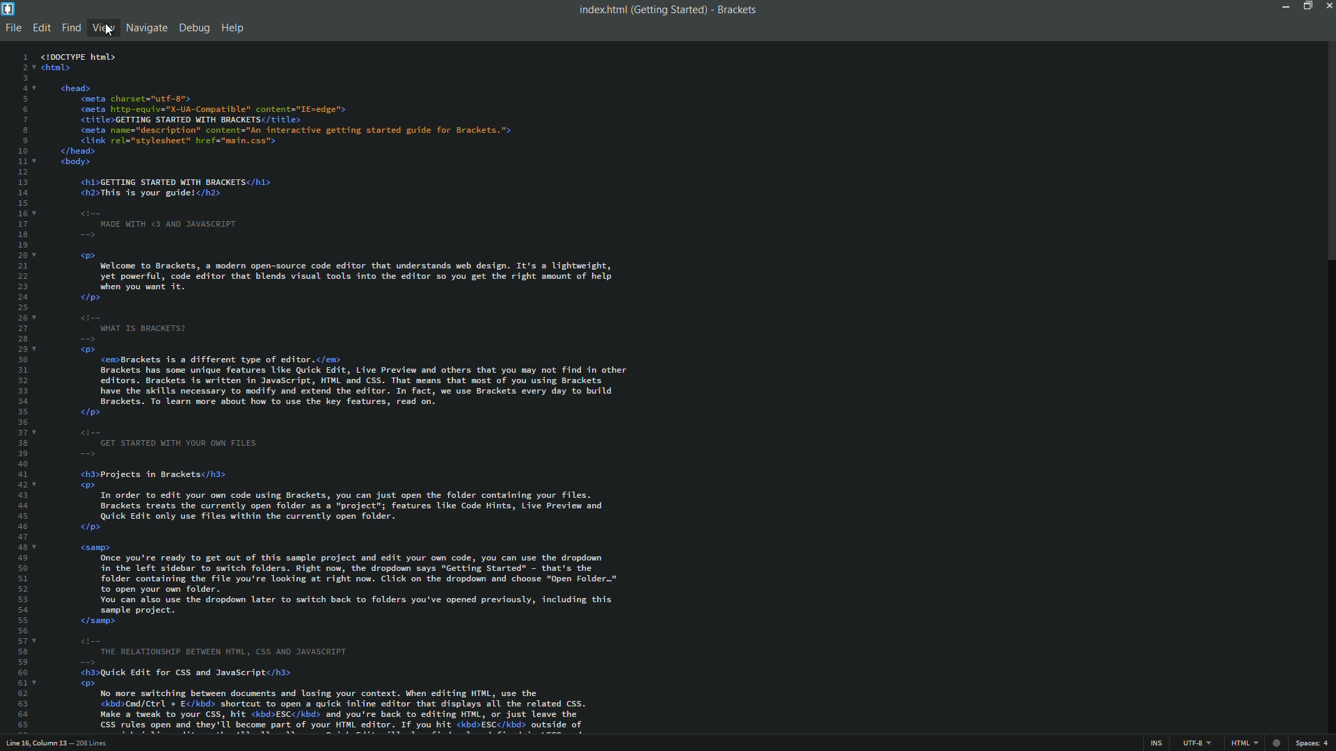 This screenshot has height=751, width=1336. I want to click on app icon, so click(8, 8).